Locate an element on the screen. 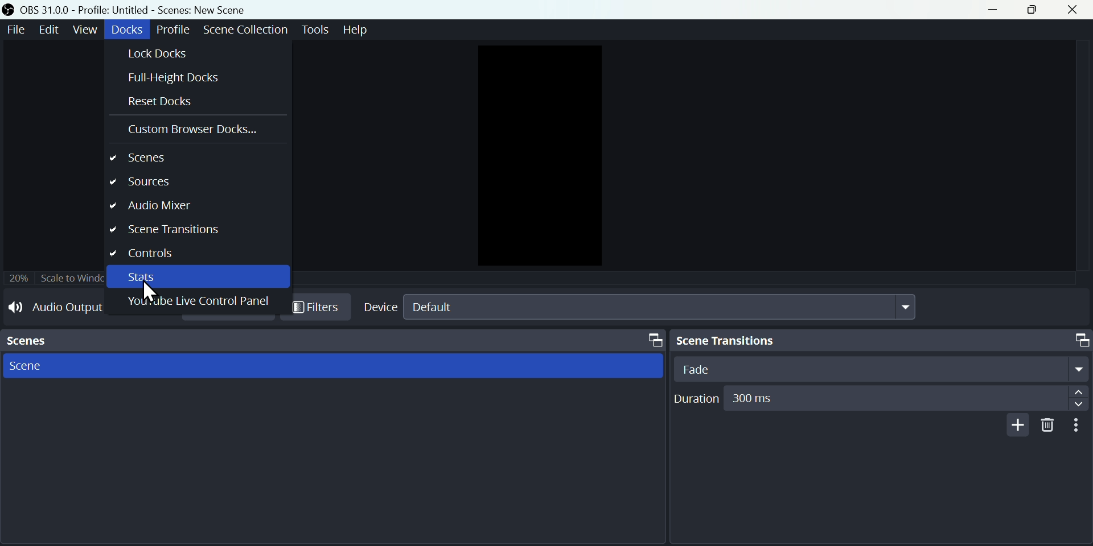 The height and width of the screenshot is (546, 1093). OBS 31.0.0 - Profile. Untitled - Scenes. New Scene is located at coordinates (163, 9).